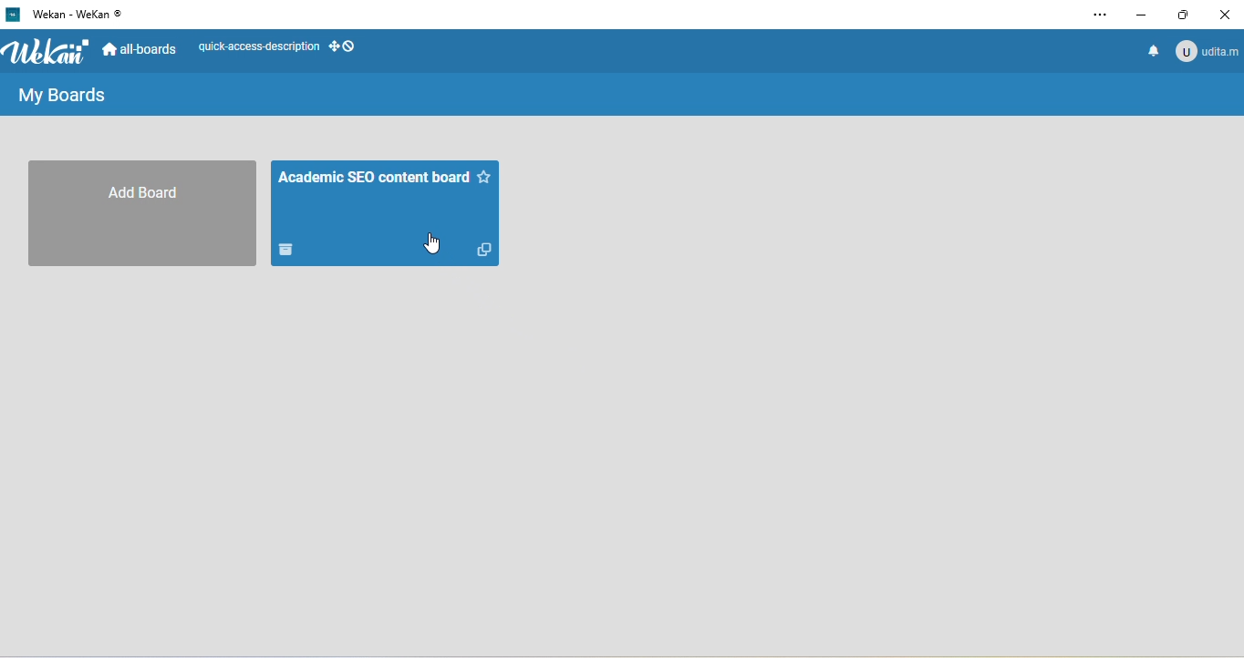  What do you see at coordinates (432, 244) in the screenshot?
I see `cursor` at bounding box center [432, 244].